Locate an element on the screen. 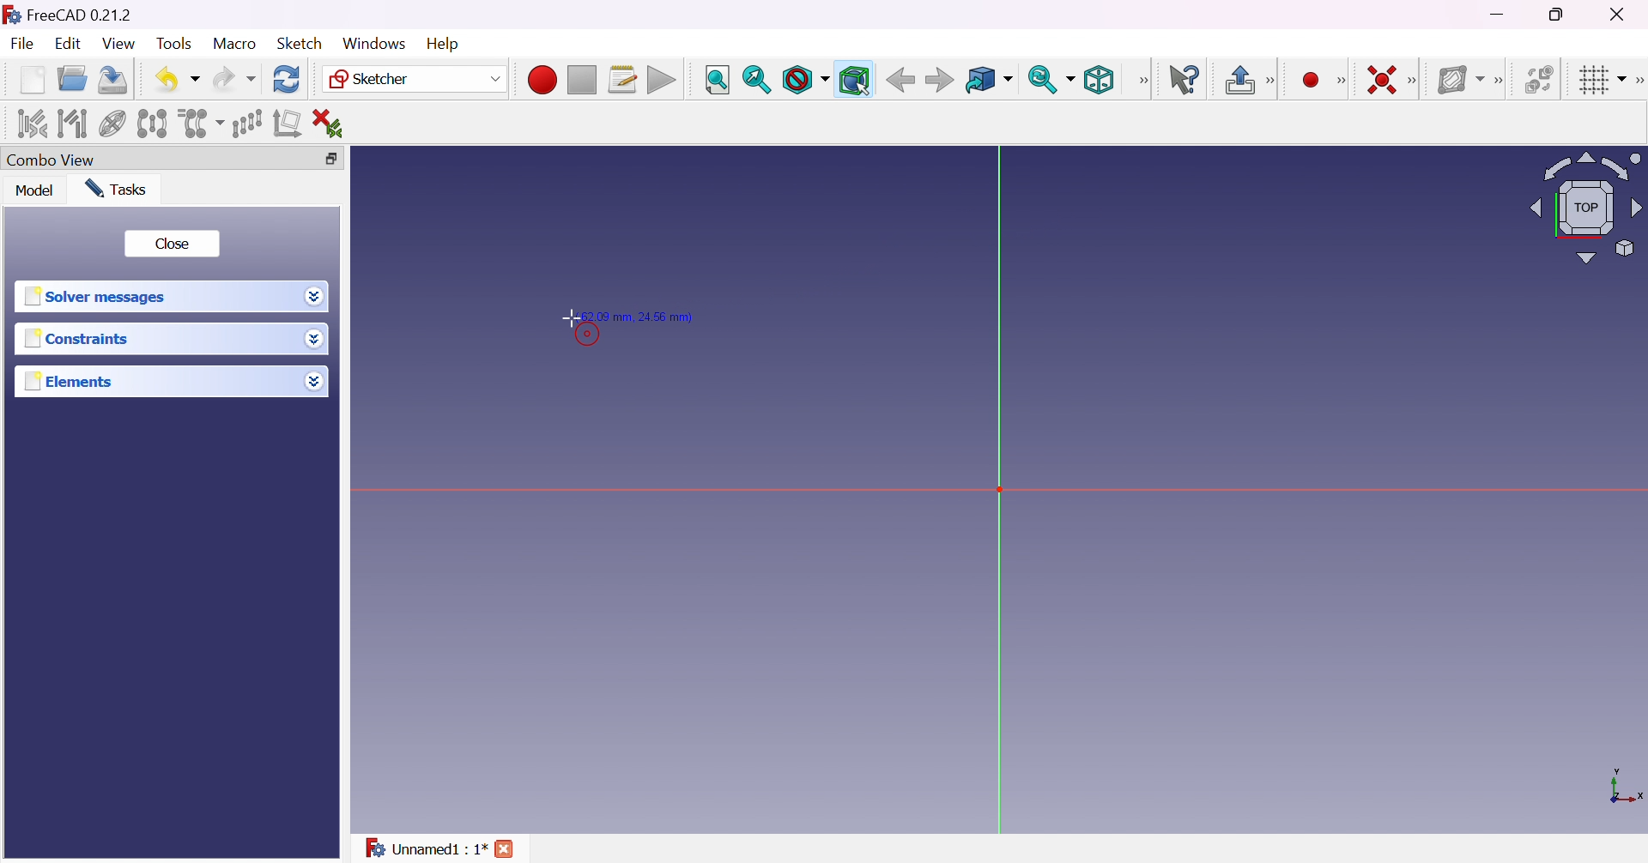  [Sketcher B-spline tools]] is located at coordinates (1503, 81).